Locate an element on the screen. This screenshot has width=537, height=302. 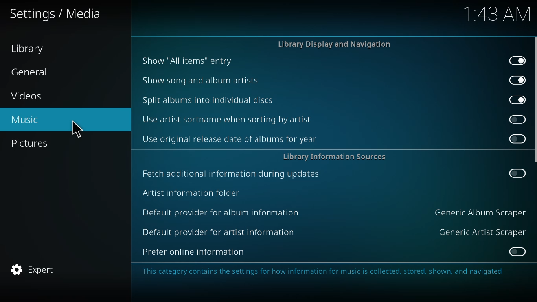
enable is located at coordinates (517, 139).